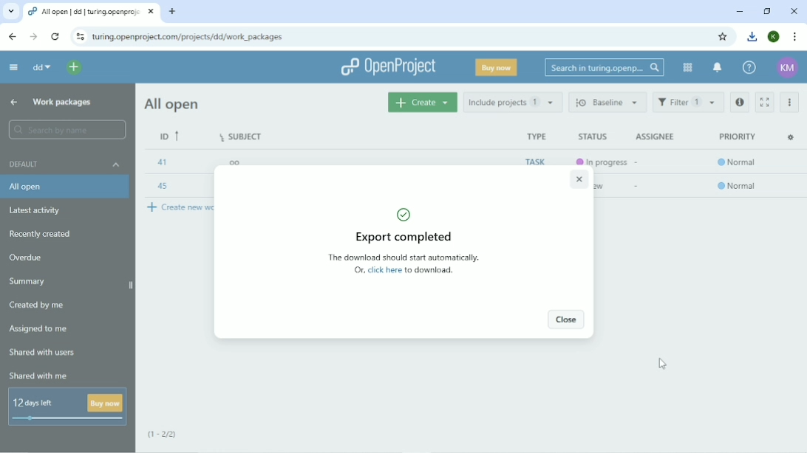 Image resolution: width=807 pixels, height=453 pixels. What do you see at coordinates (738, 164) in the screenshot?
I see `Normal` at bounding box center [738, 164].